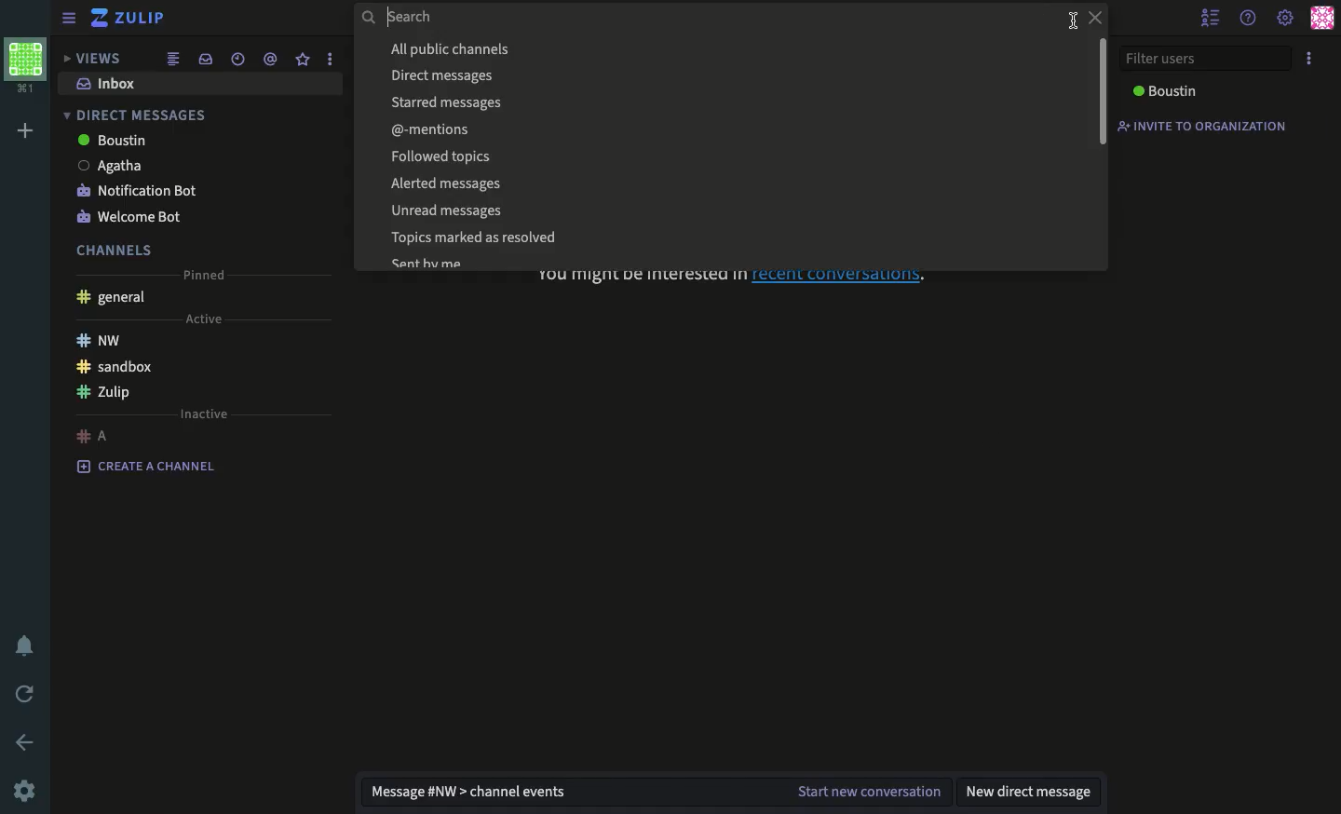 This screenshot has height=814, width=1341. Describe the element at coordinates (433, 131) in the screenshot. I see `@-mentions` at that location.